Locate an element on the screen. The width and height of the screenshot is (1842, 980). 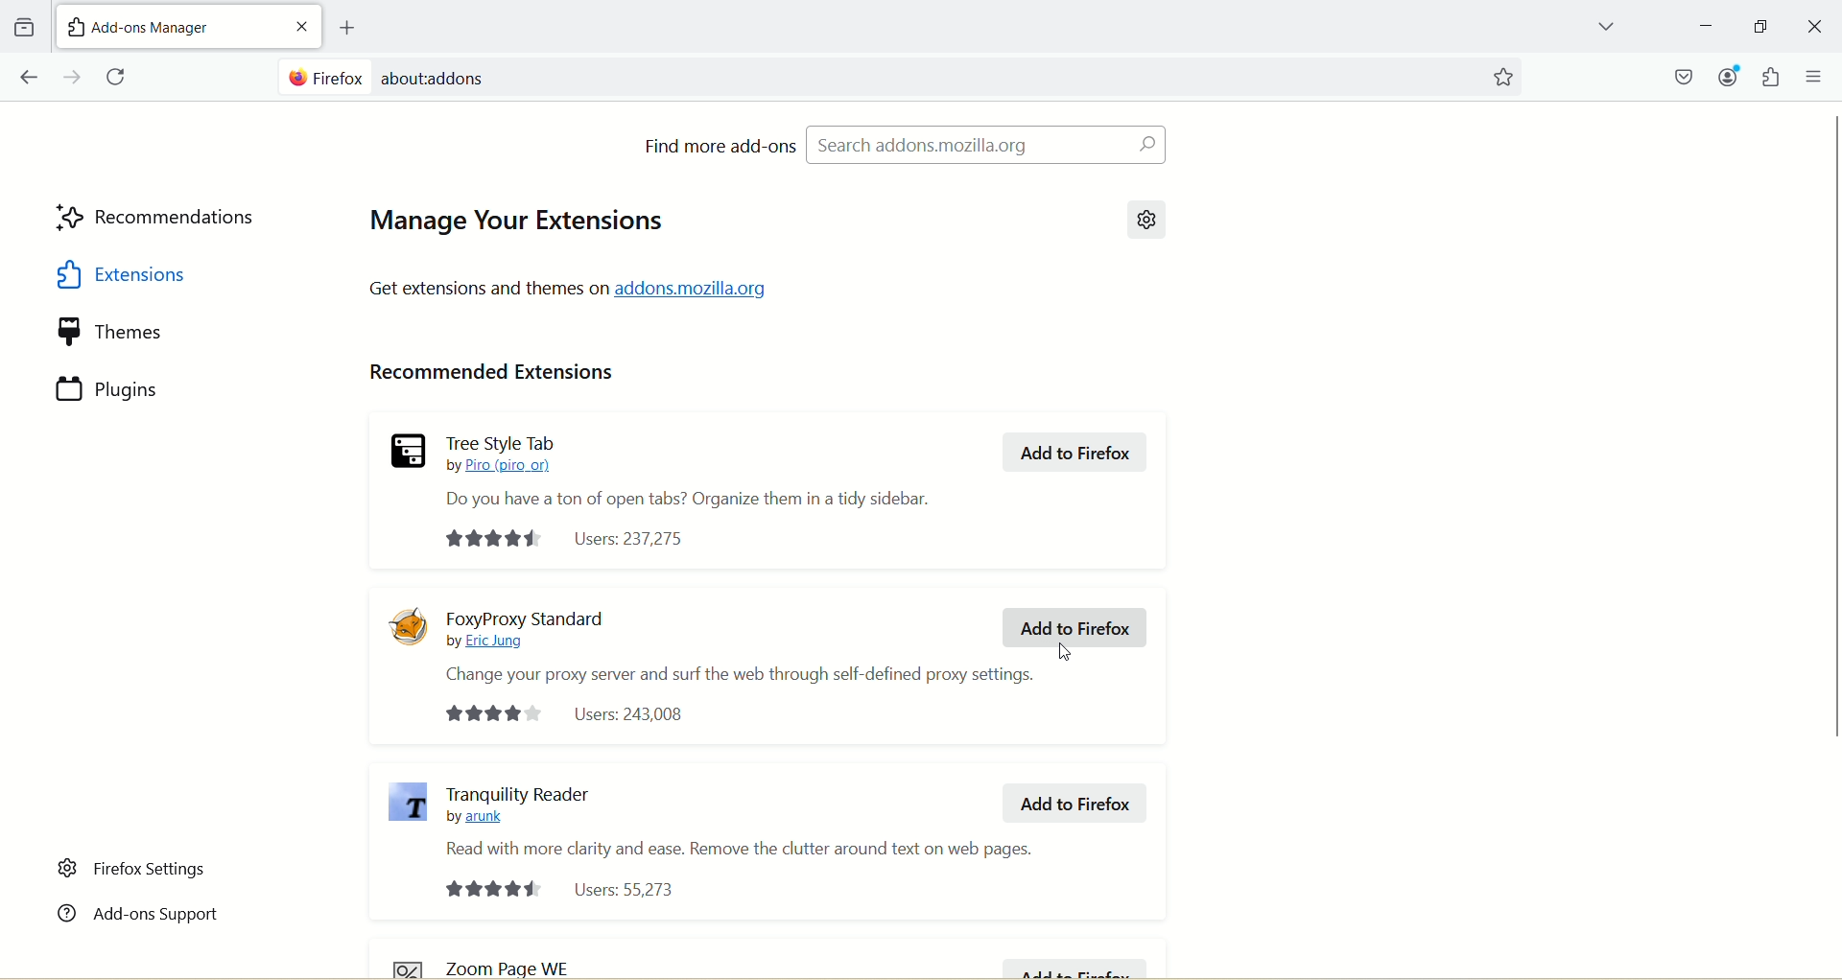
Macsafe is located at coordinates (1686, 76).